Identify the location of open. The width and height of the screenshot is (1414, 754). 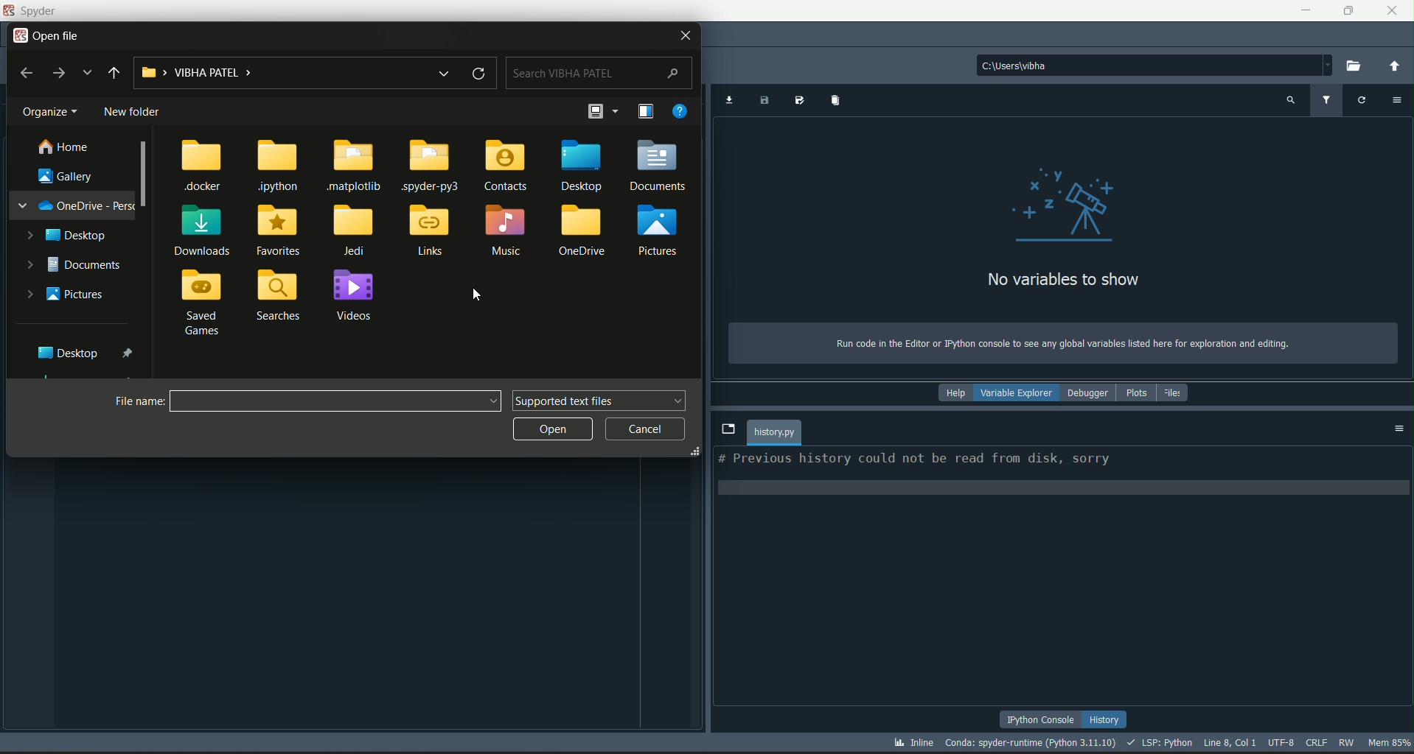
(554, 429).